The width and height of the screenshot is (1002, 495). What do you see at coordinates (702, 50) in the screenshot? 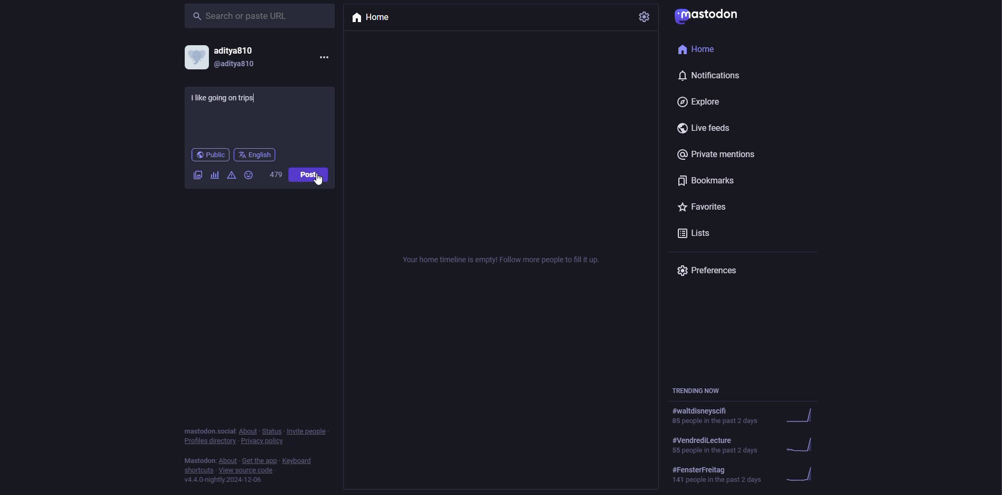
I see `home` at bounding box center [702, 50].